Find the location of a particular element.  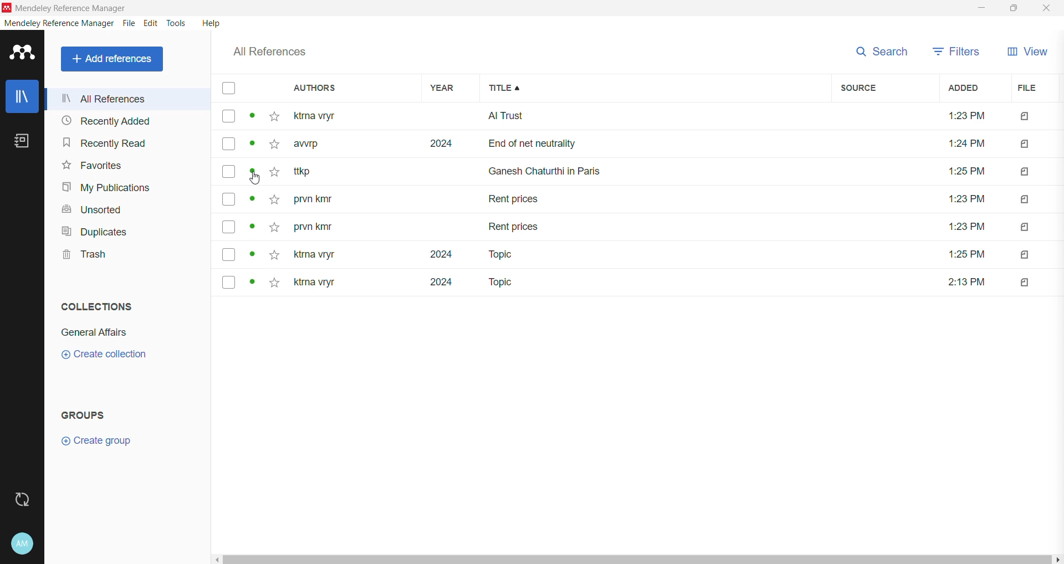

Unsorted is located at coordinates (89, 209).